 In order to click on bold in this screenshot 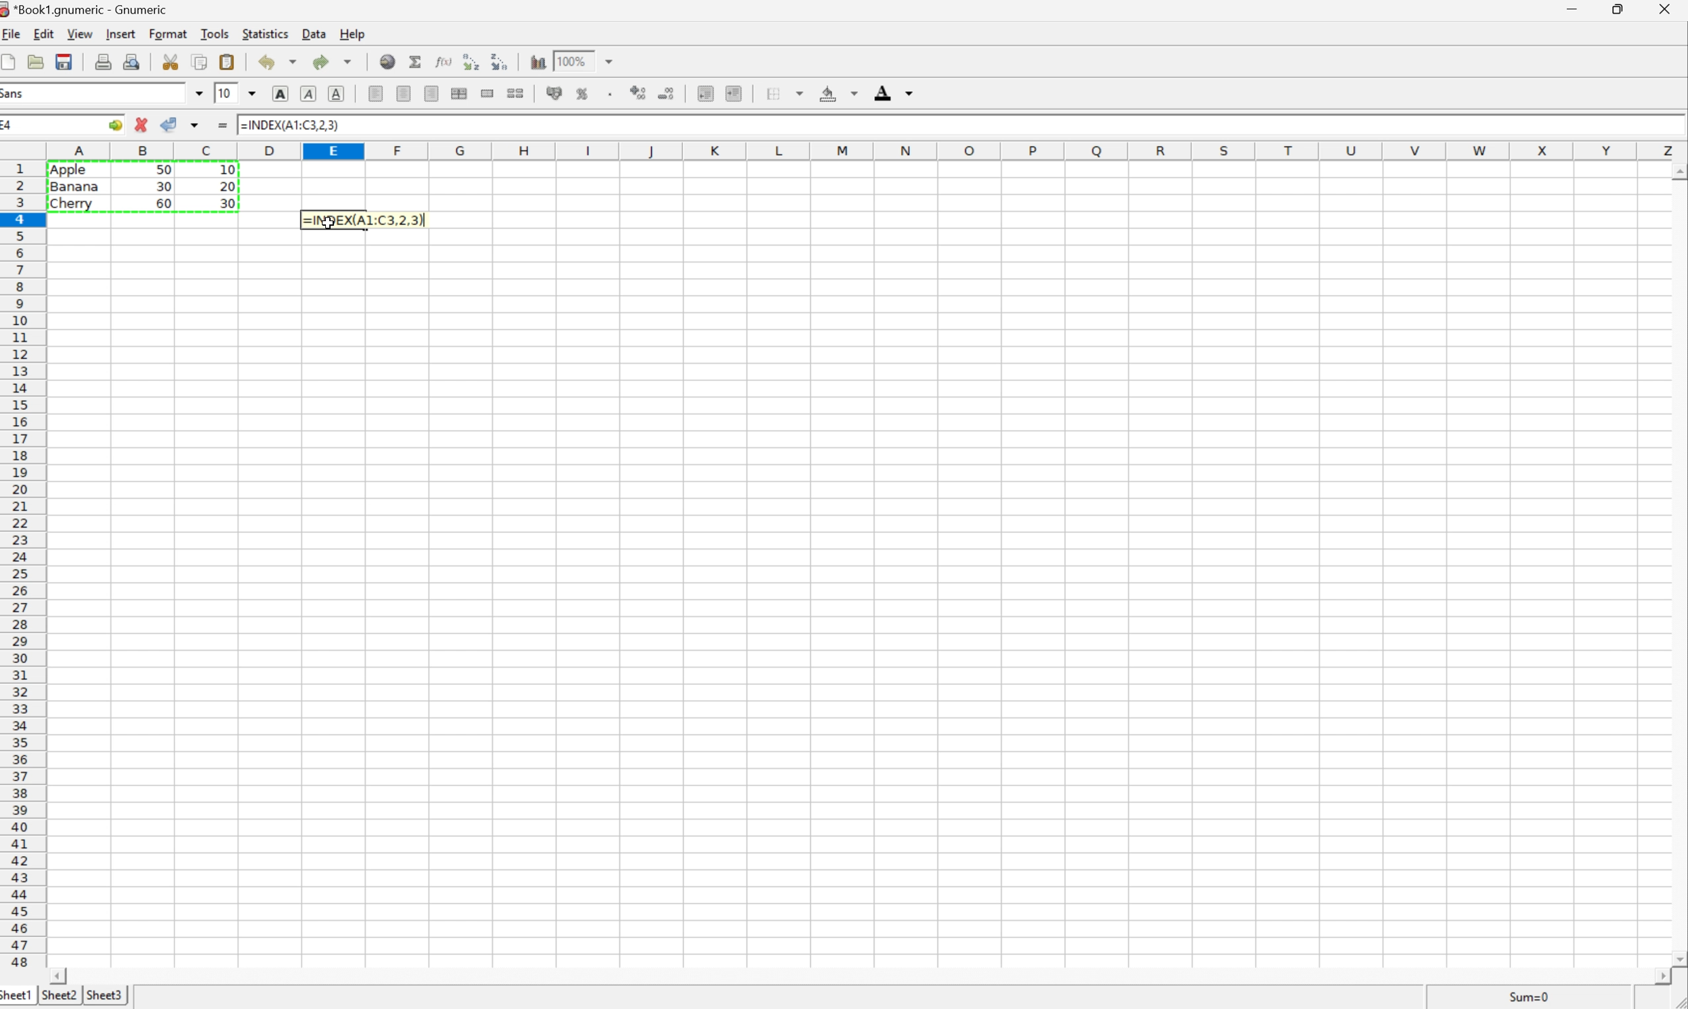, I will do `click(282, 92)`.